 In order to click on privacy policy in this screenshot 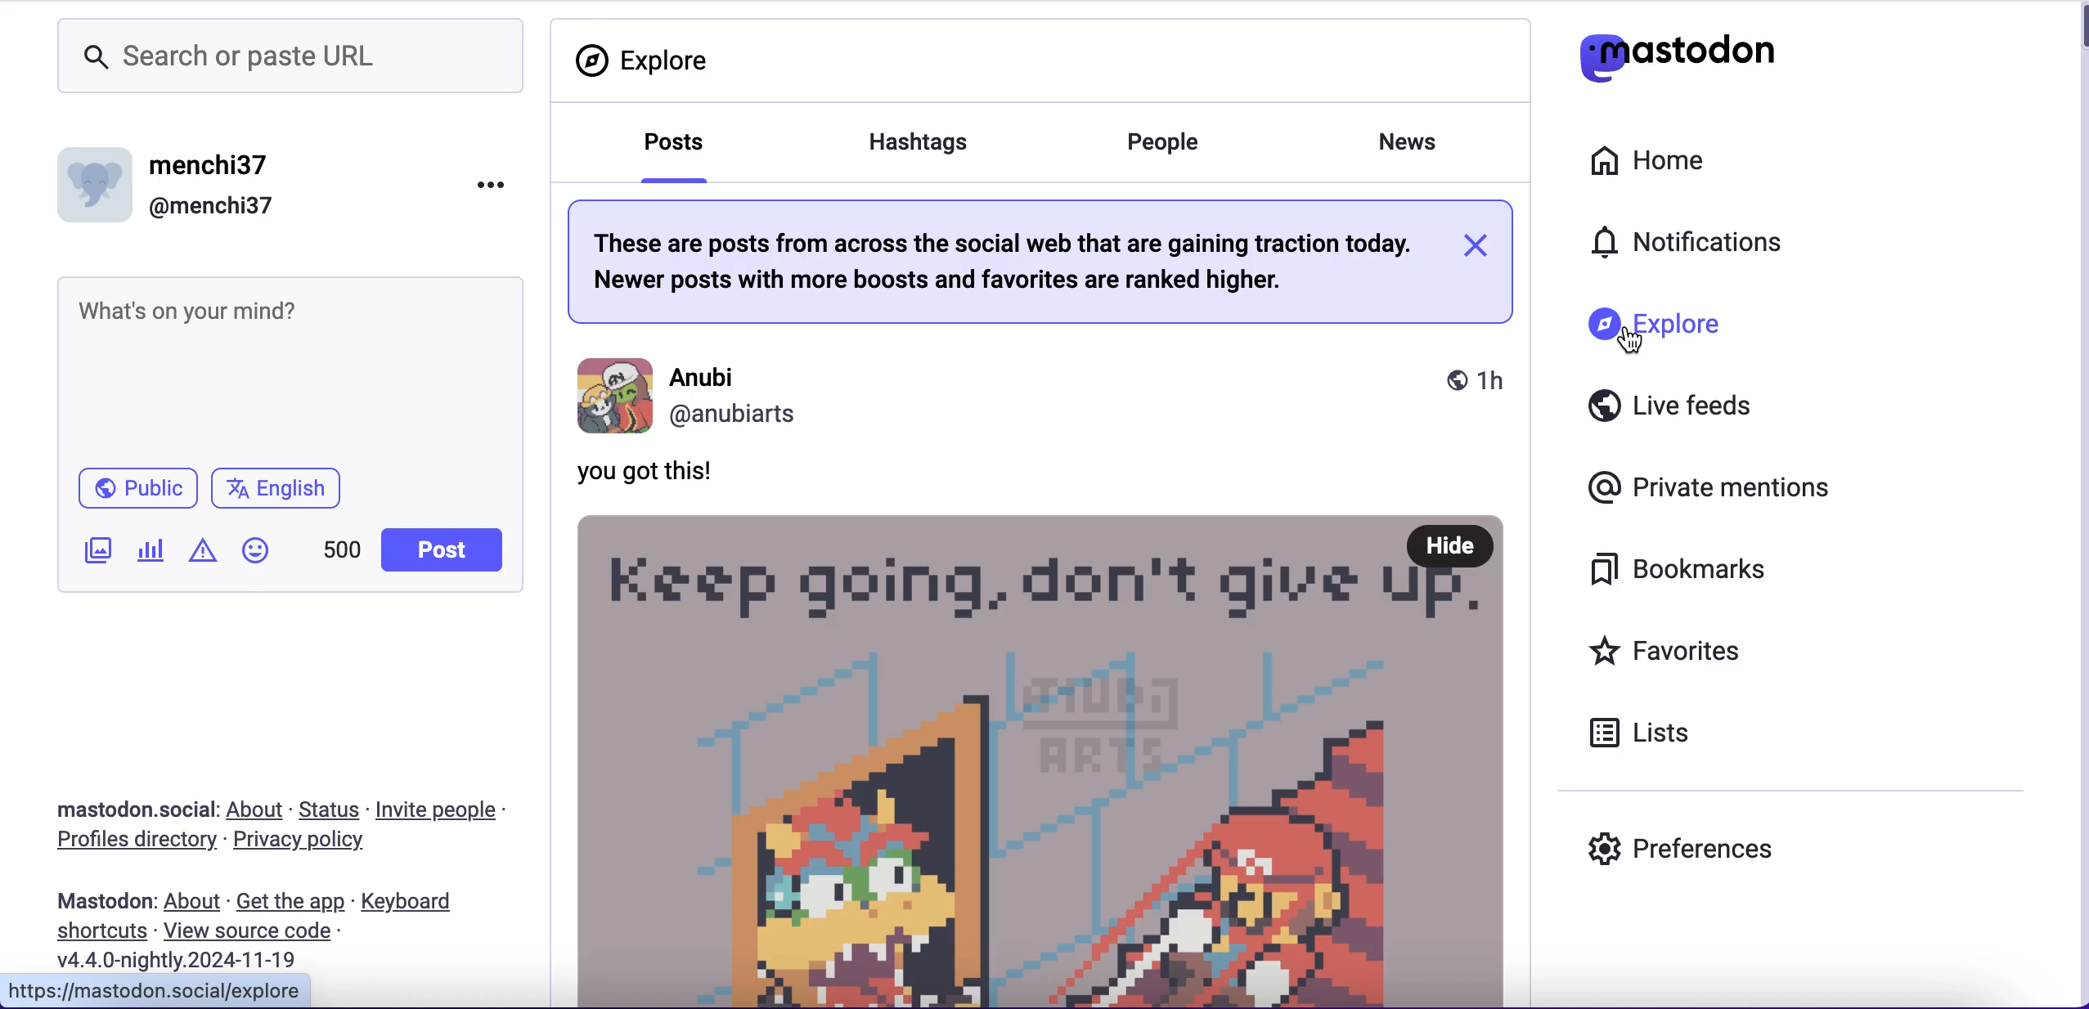, I will do `click(313, 841)`.